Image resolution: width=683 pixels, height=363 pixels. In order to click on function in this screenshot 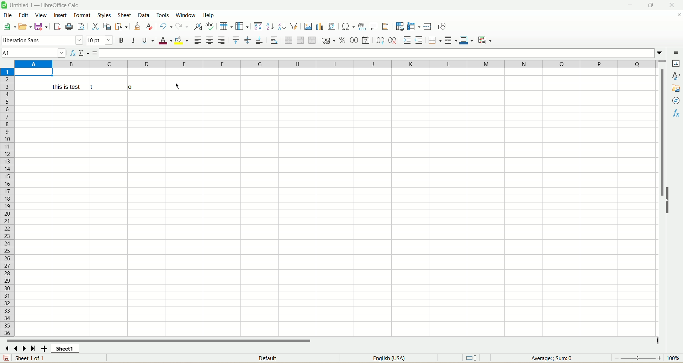, I will do `click(676, 115)`.